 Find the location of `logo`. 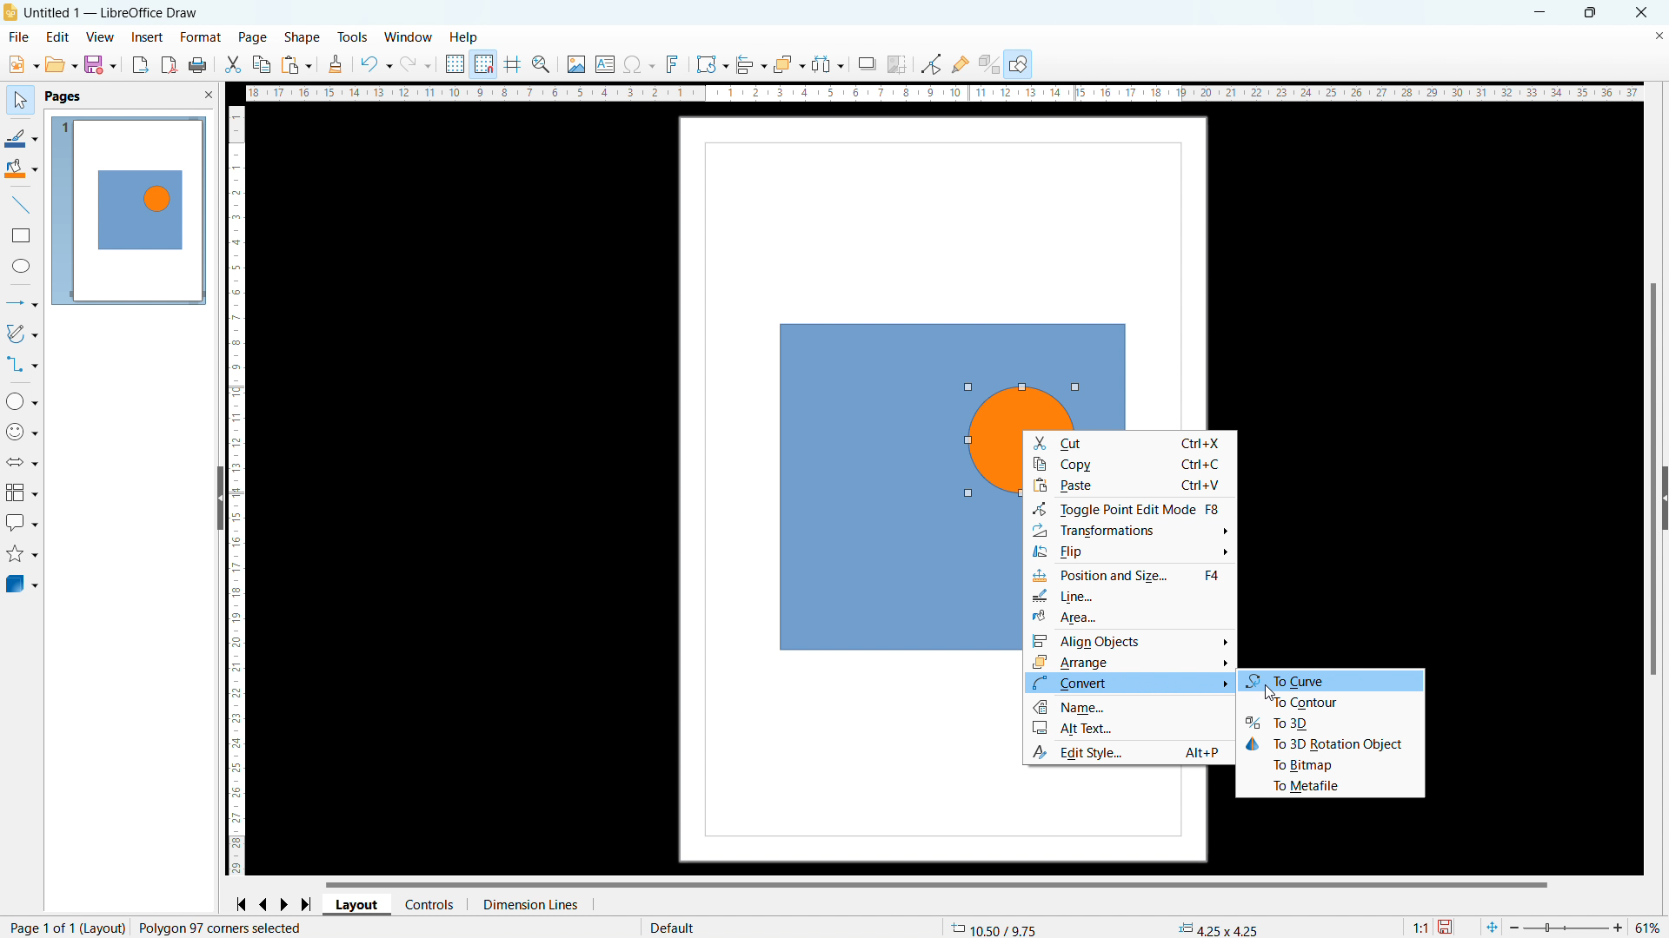

logo is located at coordinates (12, 12).